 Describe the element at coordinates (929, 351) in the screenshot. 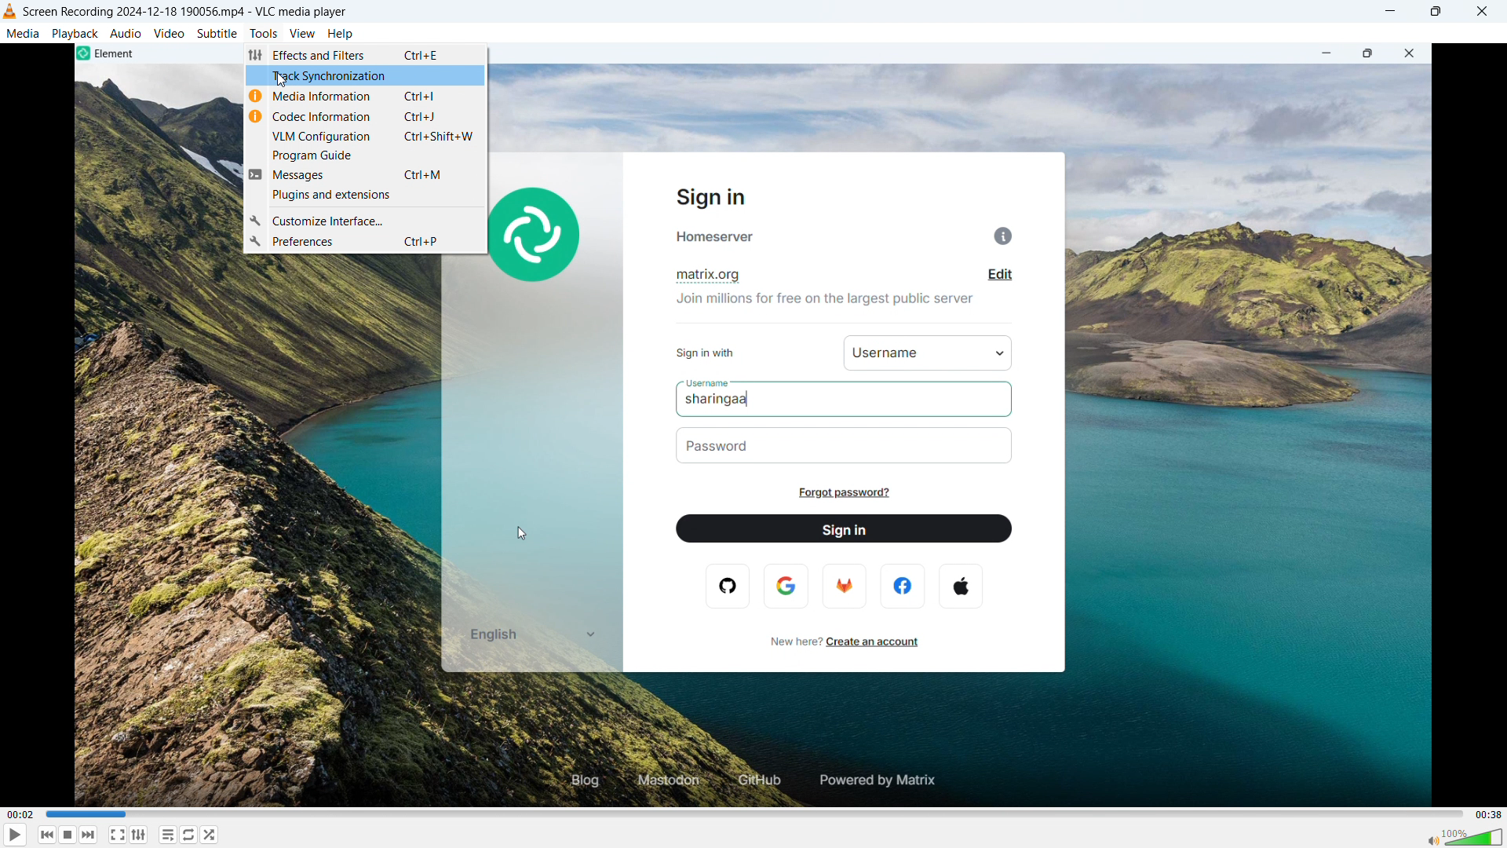

I see `username` at that location.